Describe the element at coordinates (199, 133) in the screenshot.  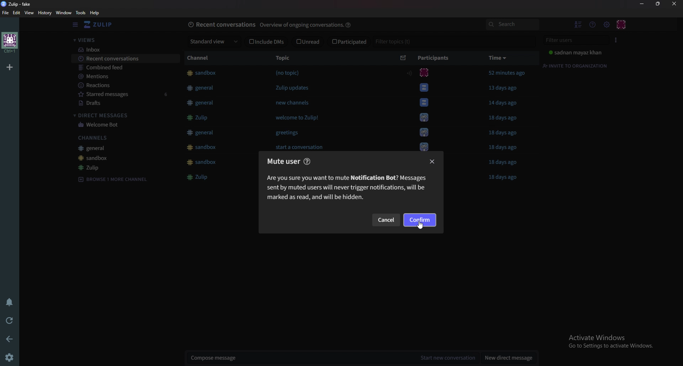
I see `#general` at that location.